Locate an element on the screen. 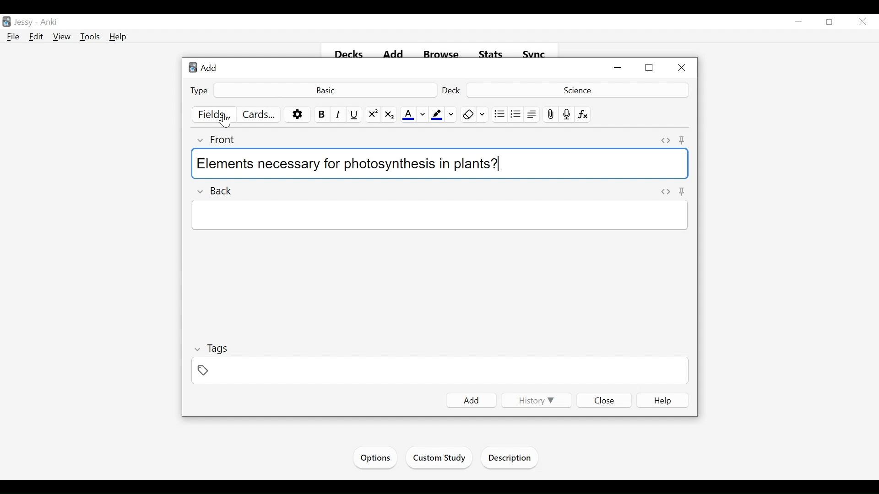 The image size is (879, 494). Close is located at coordinates (605, 400).